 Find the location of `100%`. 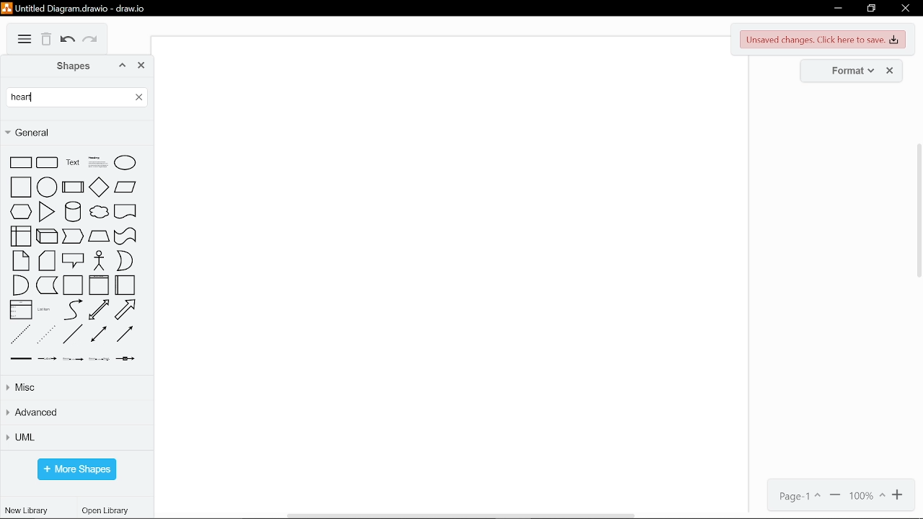

100% is located at coordinates (867, 496).